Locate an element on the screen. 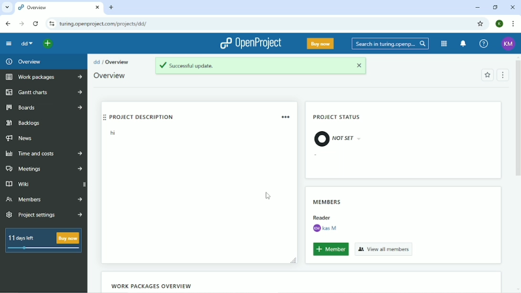 This screenshot has width=521, height=293. Overwiew is located at coordinates (113, 76).